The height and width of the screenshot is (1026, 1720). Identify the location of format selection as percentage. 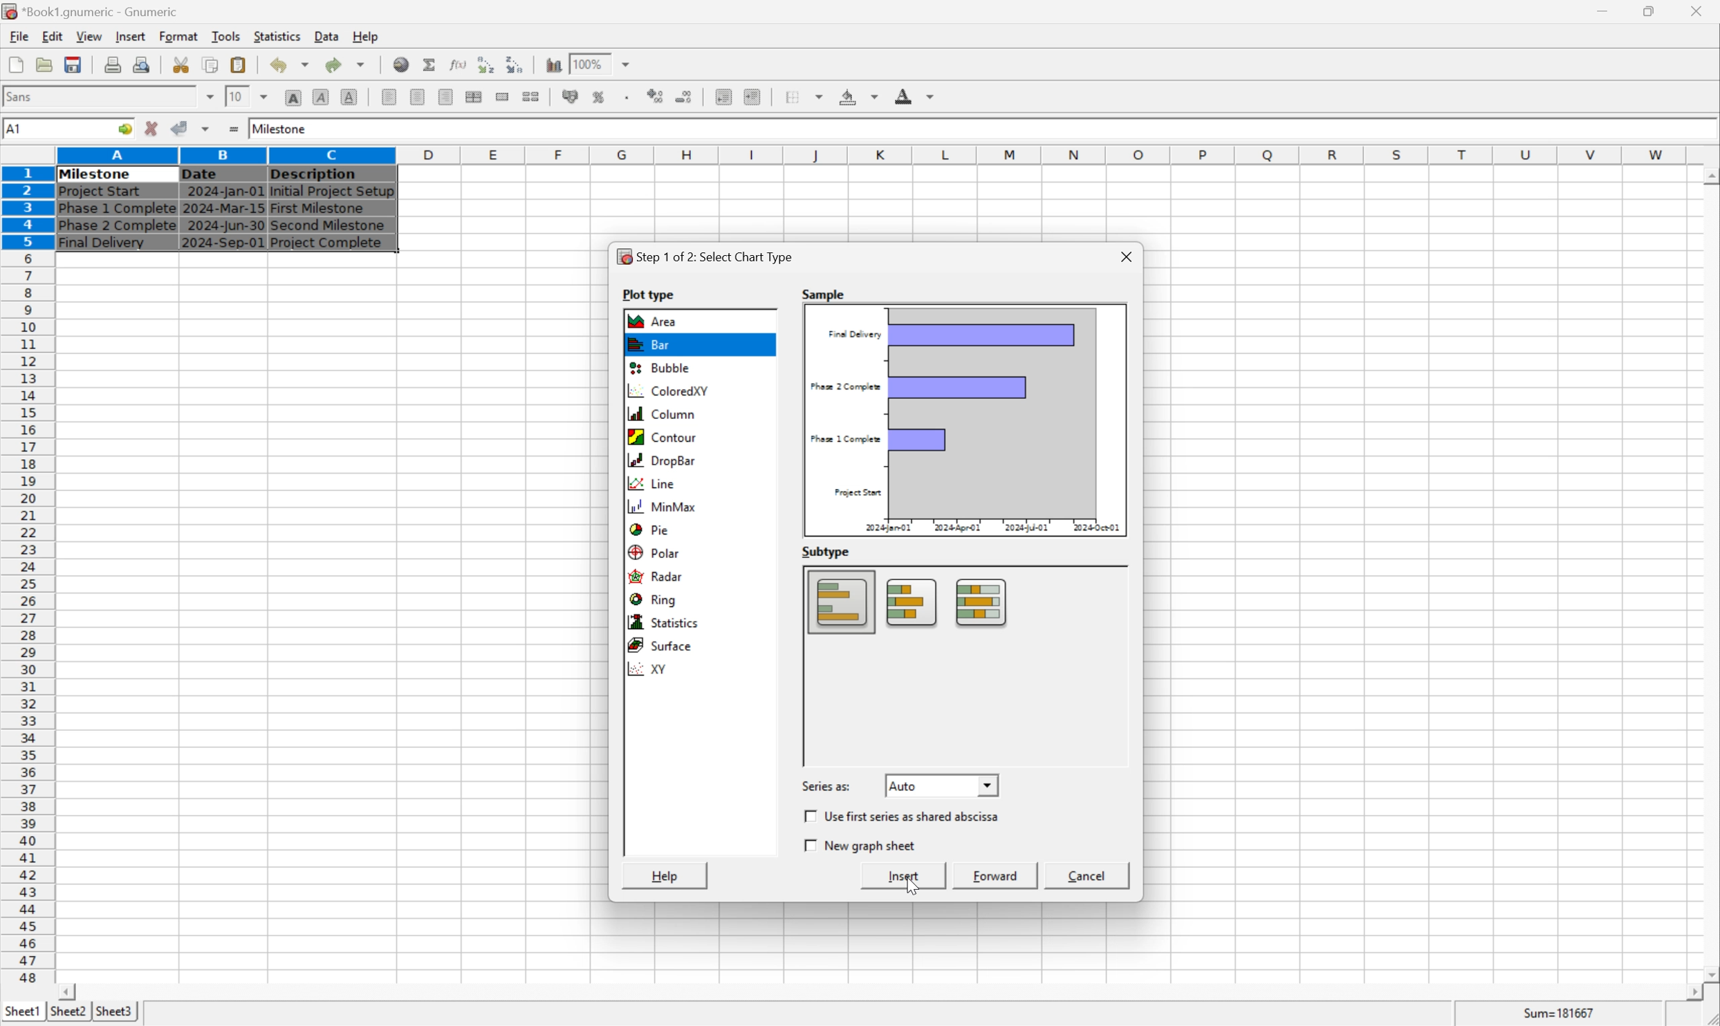
(600, 96).